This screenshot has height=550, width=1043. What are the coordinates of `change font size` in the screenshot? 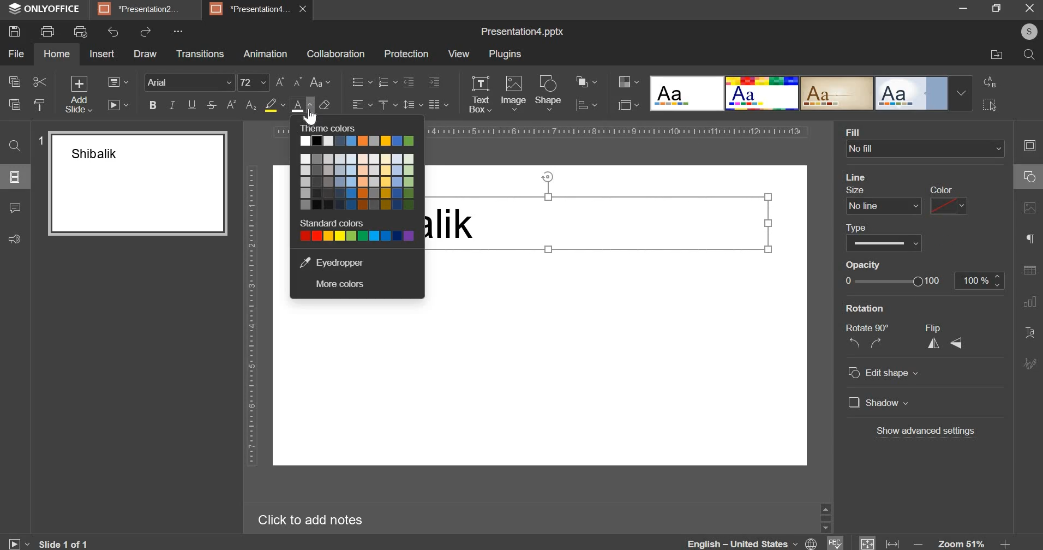 It's located at (290, 81).